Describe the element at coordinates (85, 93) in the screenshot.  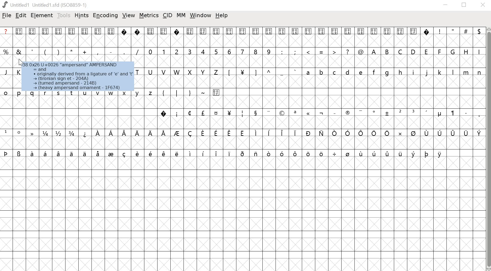
I see `u` at that location.